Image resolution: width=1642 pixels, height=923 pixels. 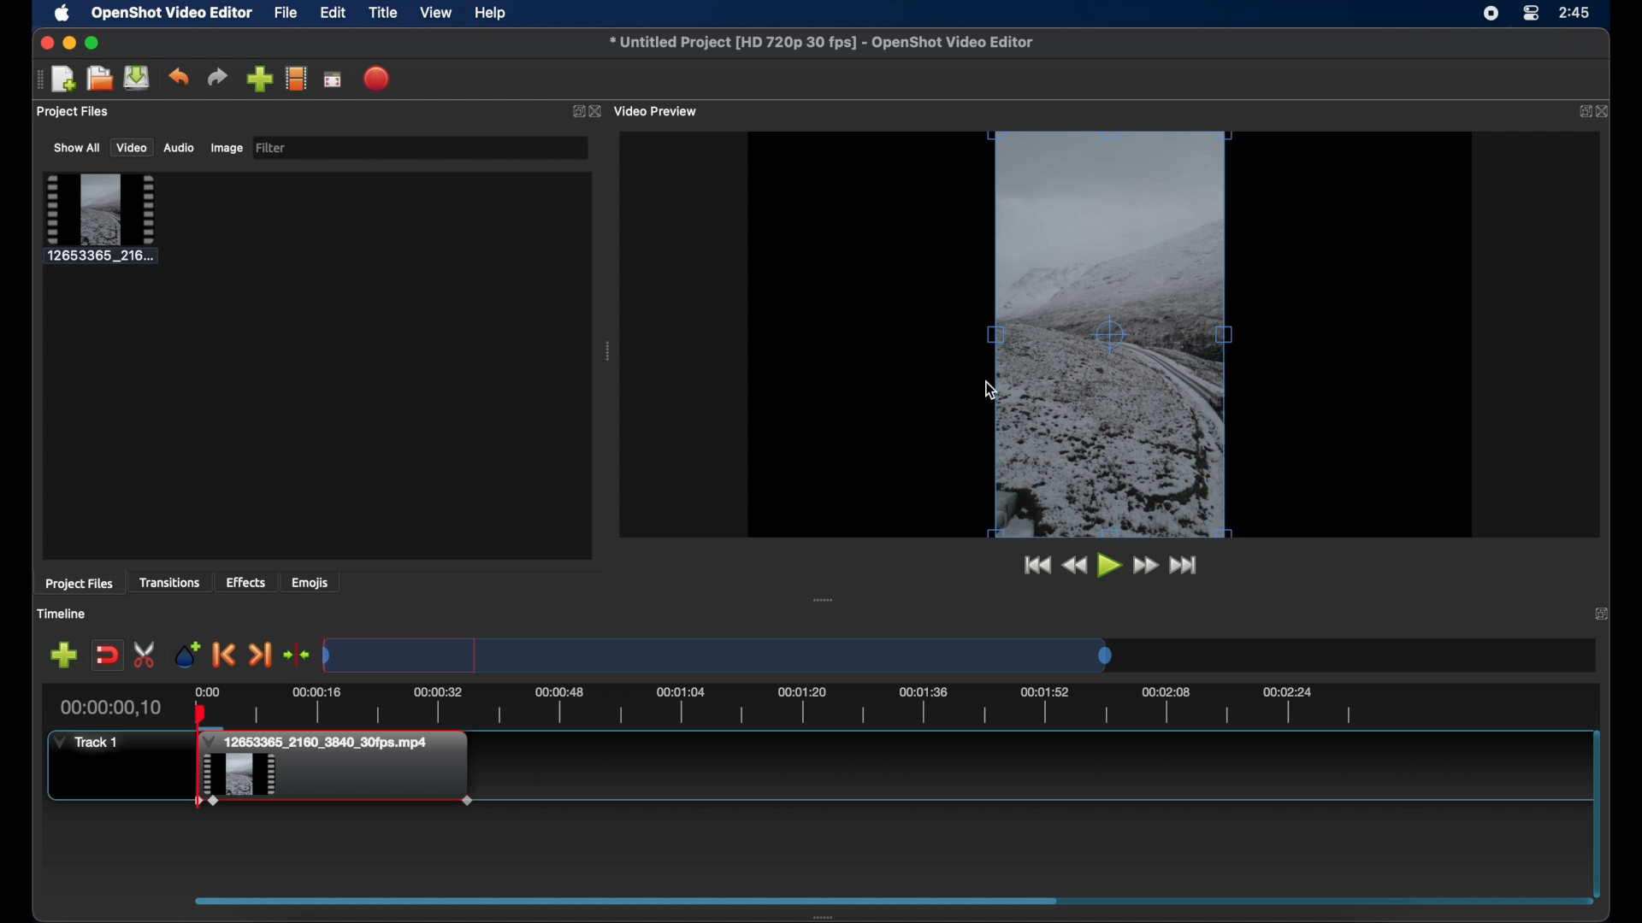 What do you see at coordinates (94, 43) in the screenshot?
I see `maximize` at bounding box center [94, 43].